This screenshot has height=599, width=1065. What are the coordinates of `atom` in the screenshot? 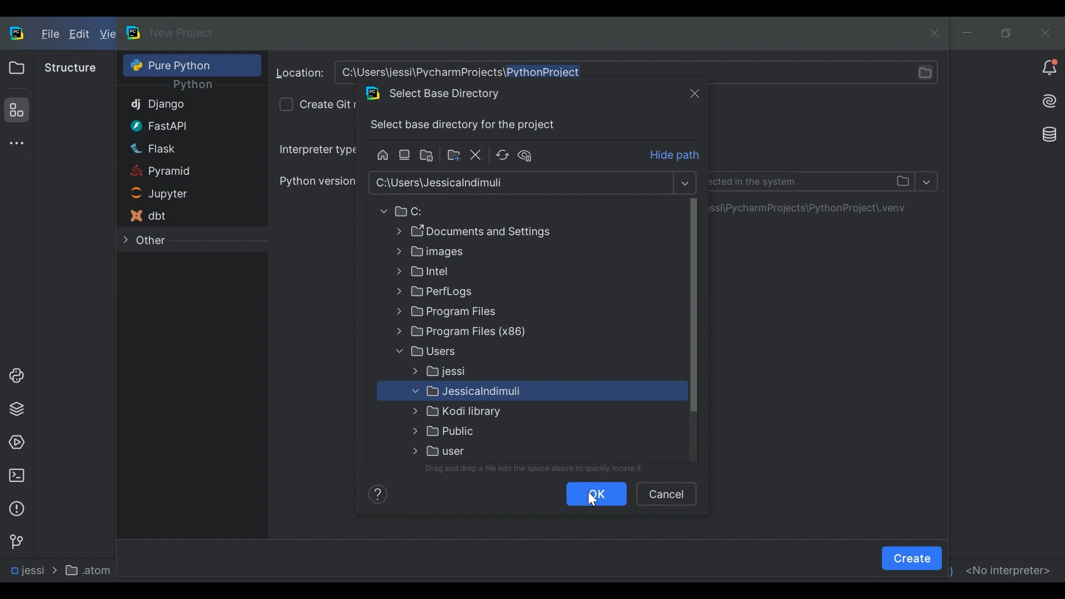 It's located at (91, 570).